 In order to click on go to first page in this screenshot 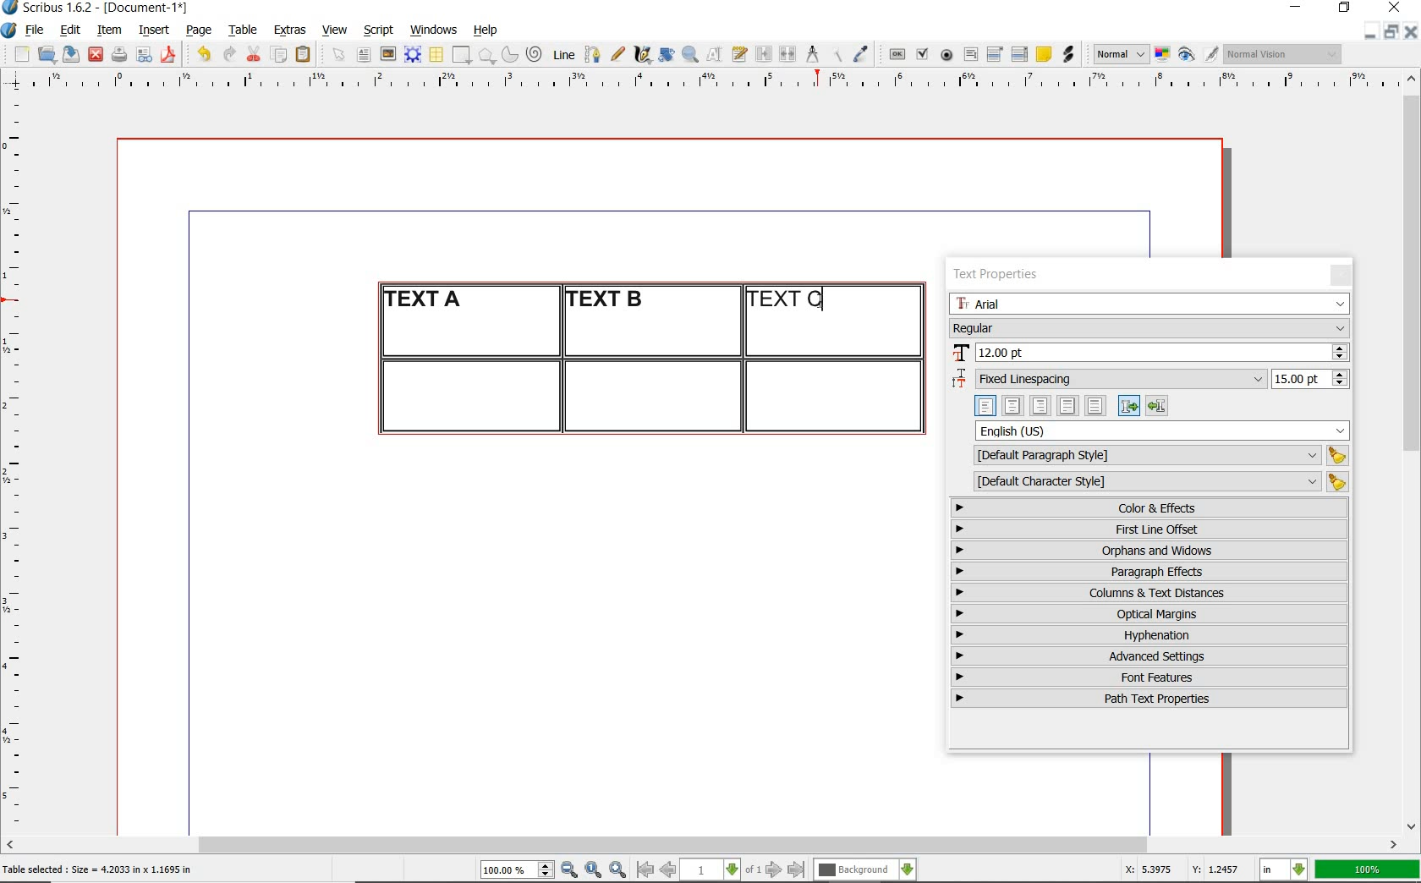, I will do `click(644, 869)`.